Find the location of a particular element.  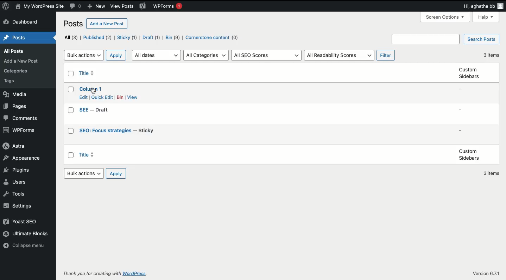

Screen options is located at coordinates (446, 17).